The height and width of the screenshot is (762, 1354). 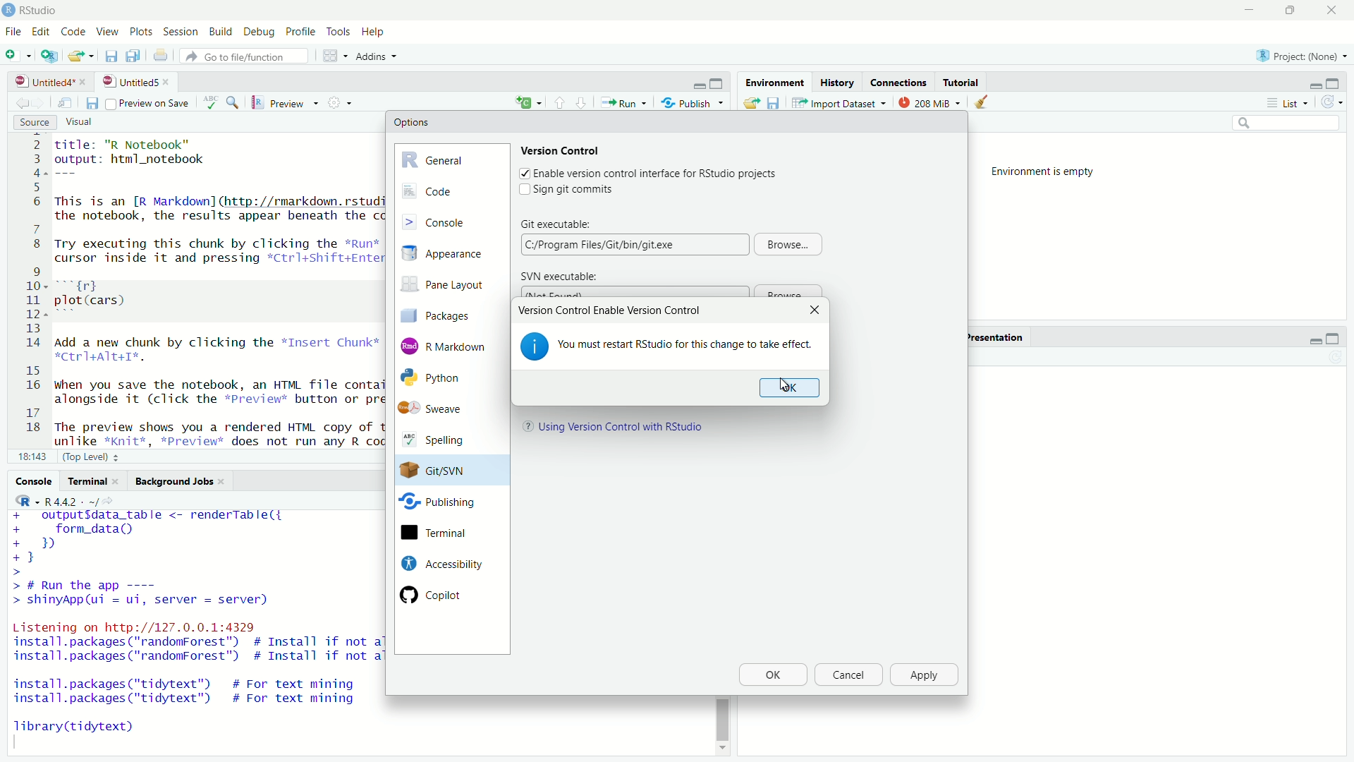 I want to click on 2 3 4 5 6 7 8 9 10 11 12 13 14 15 16 17 18, so click(x=30, y=289).